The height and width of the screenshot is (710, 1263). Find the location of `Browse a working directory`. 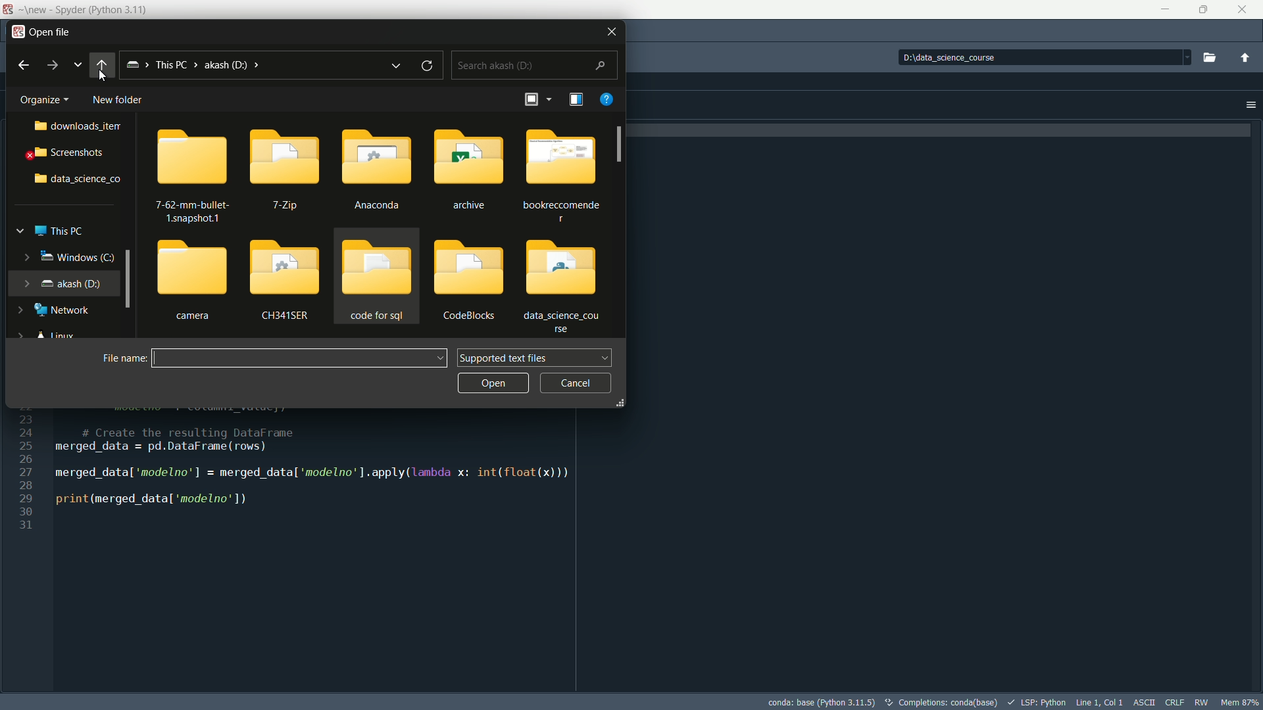

Browse a working directory is located at coordinates (1209, 57).